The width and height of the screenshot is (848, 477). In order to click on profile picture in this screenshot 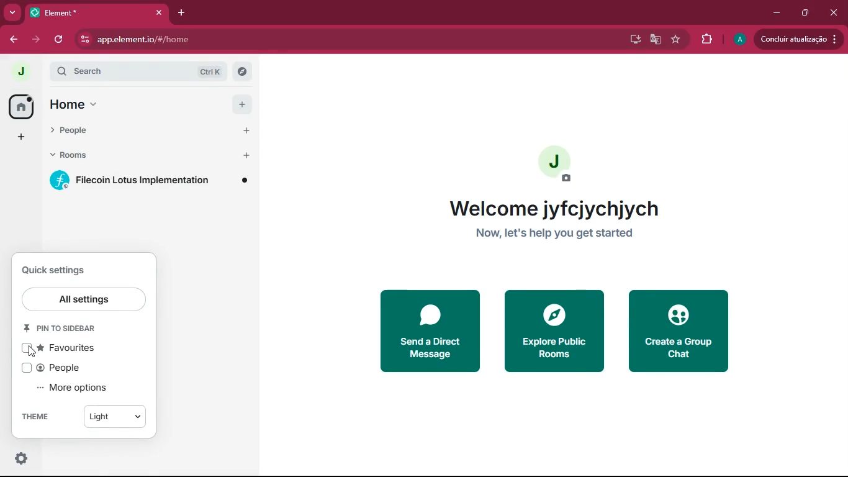, I will do `click(555, 163)`.